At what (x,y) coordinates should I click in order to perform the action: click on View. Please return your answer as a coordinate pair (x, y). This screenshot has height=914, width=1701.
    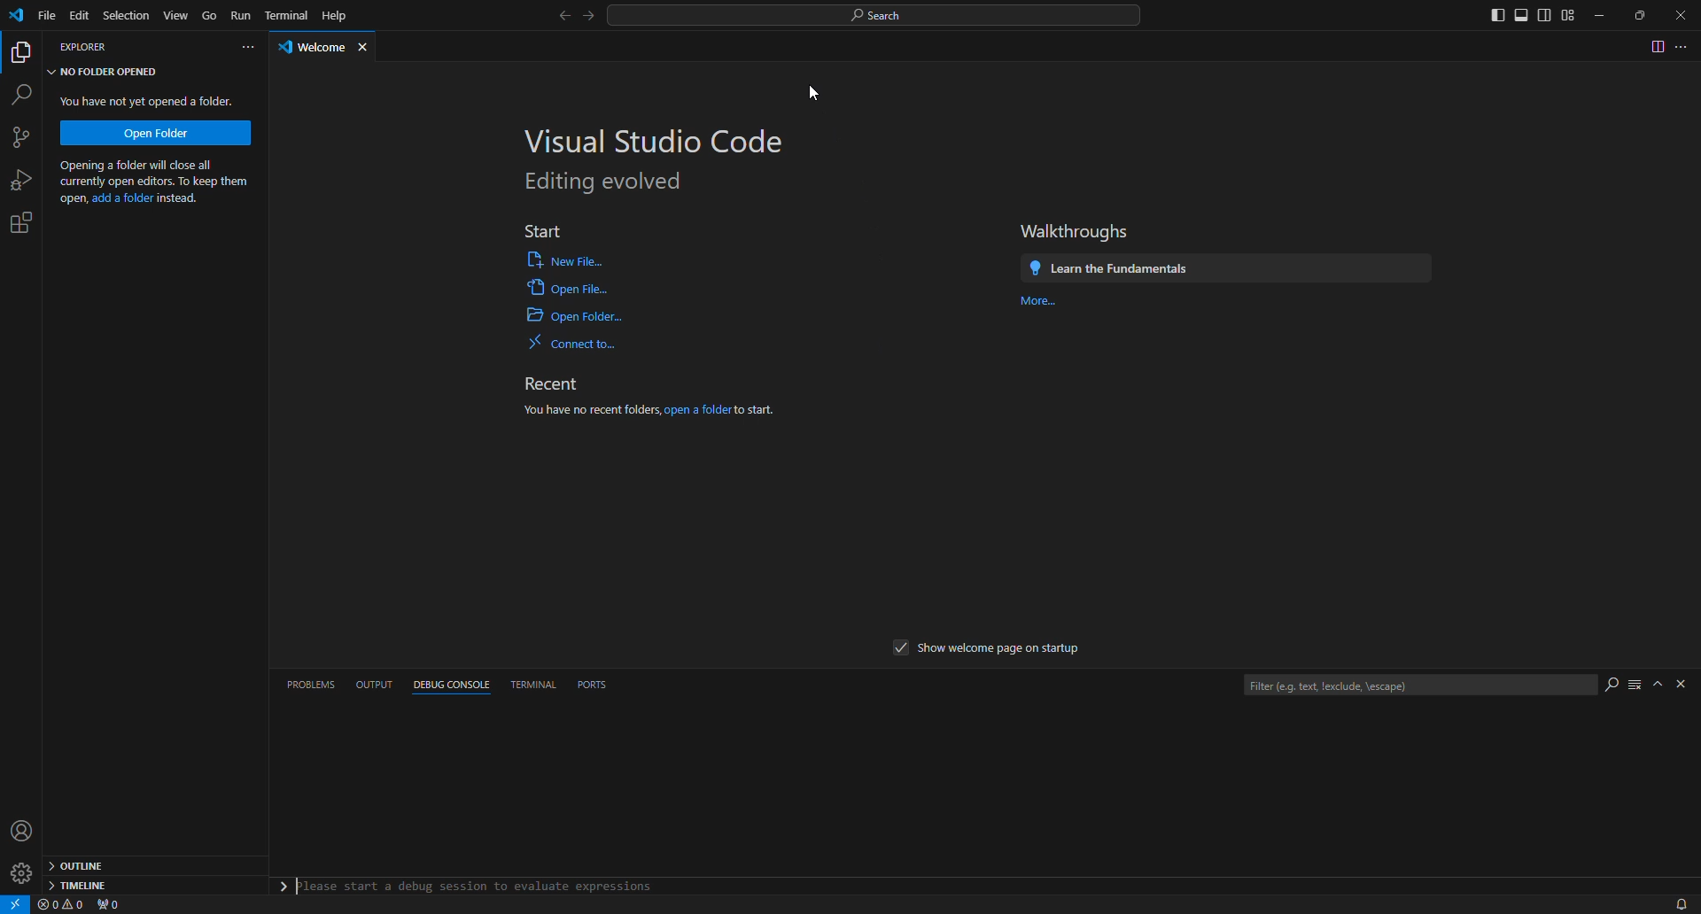
    Looking at the image, I should click on (173, 16).